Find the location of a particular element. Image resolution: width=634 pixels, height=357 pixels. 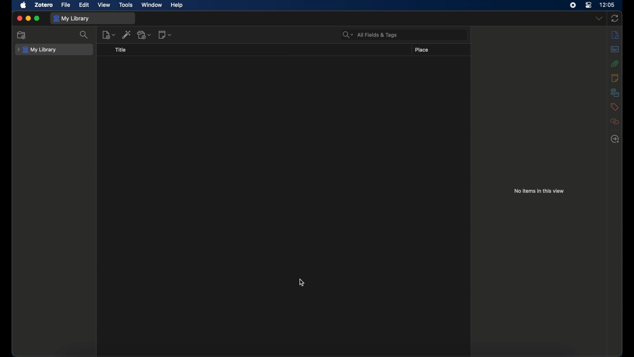

window is located at coordinates (151, 4).